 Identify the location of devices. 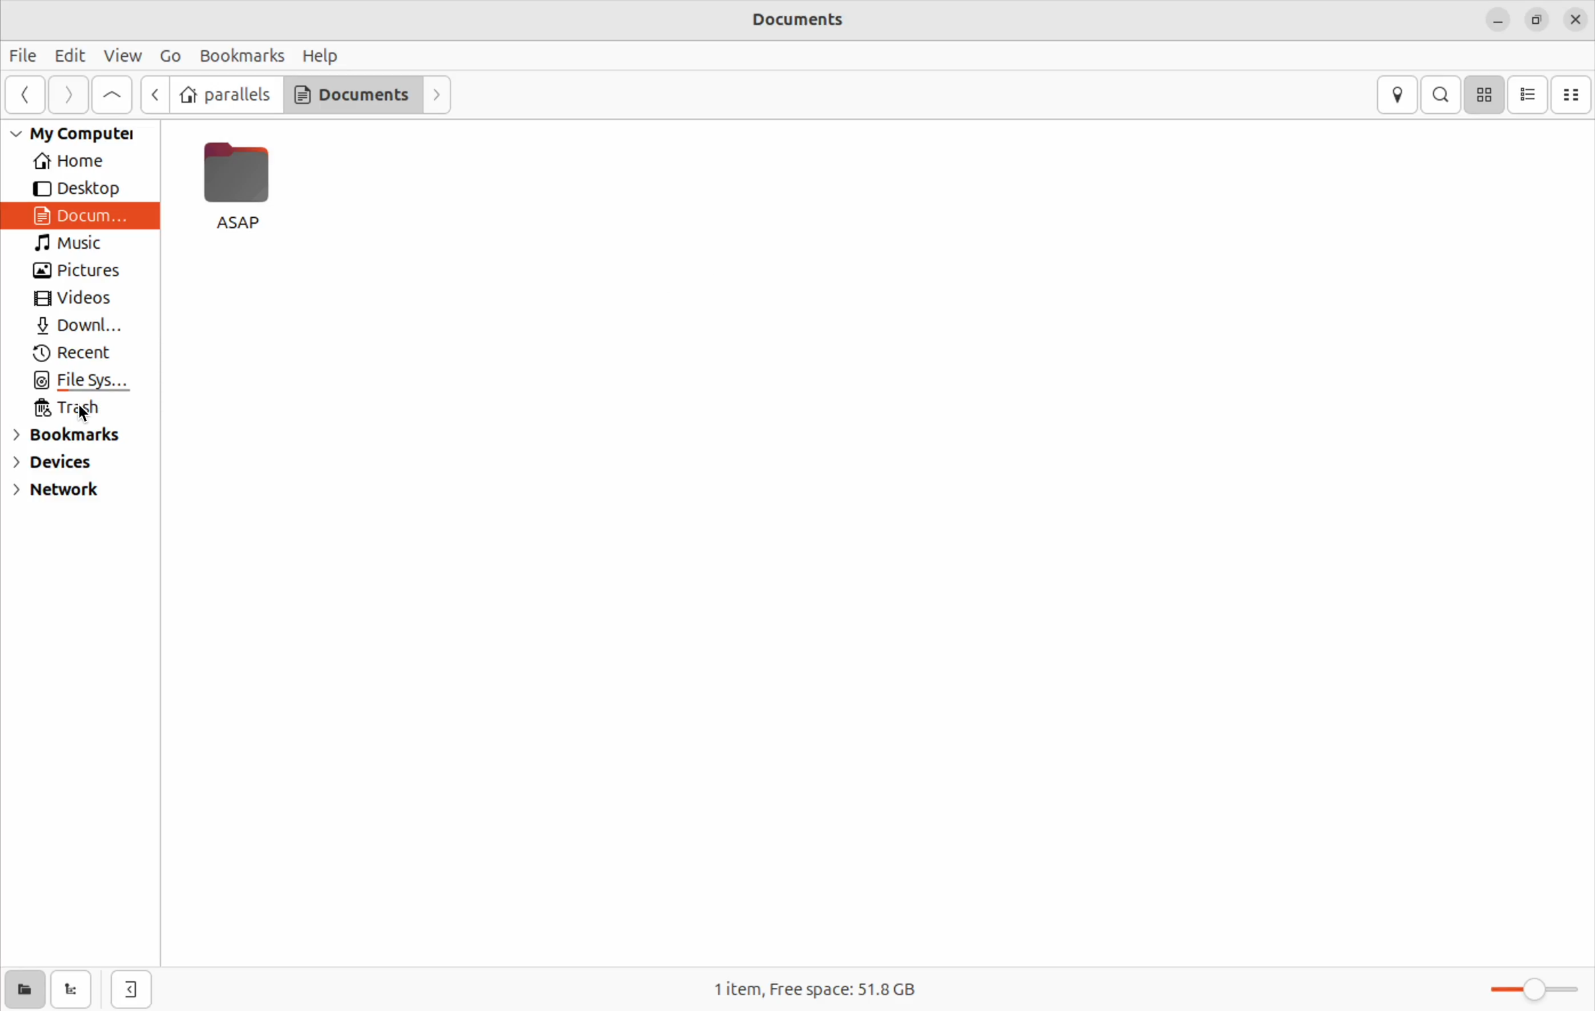
(70, 463).